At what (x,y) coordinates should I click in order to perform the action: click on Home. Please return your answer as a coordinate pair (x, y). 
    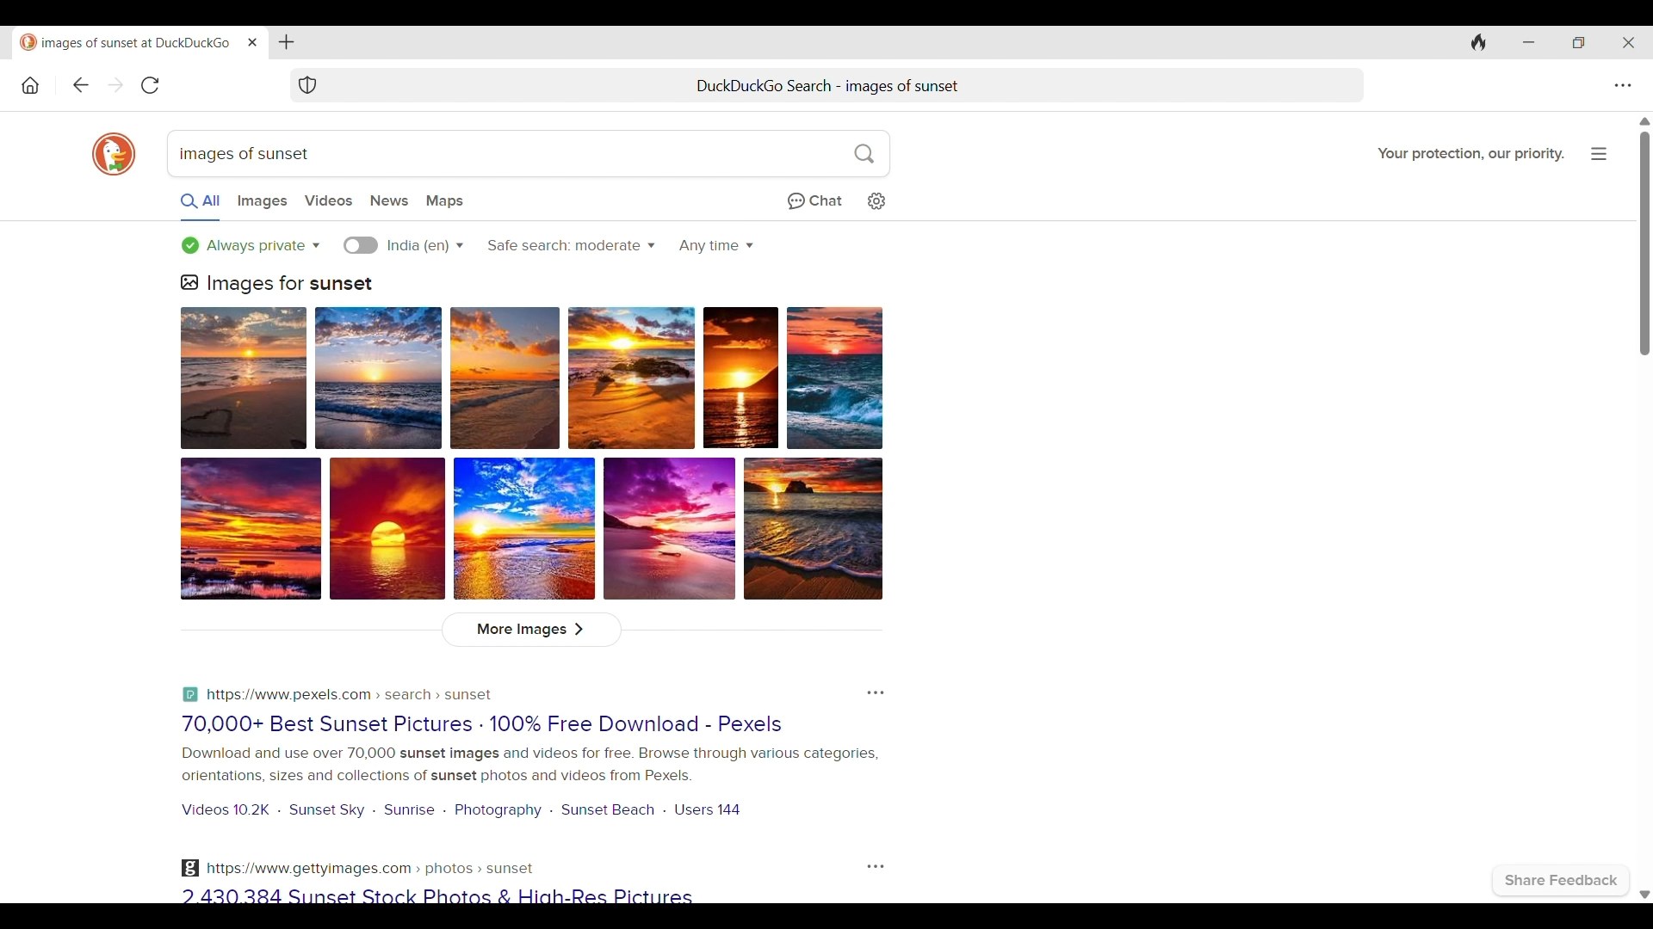
    Looking at the image, I should click on (31, 86).